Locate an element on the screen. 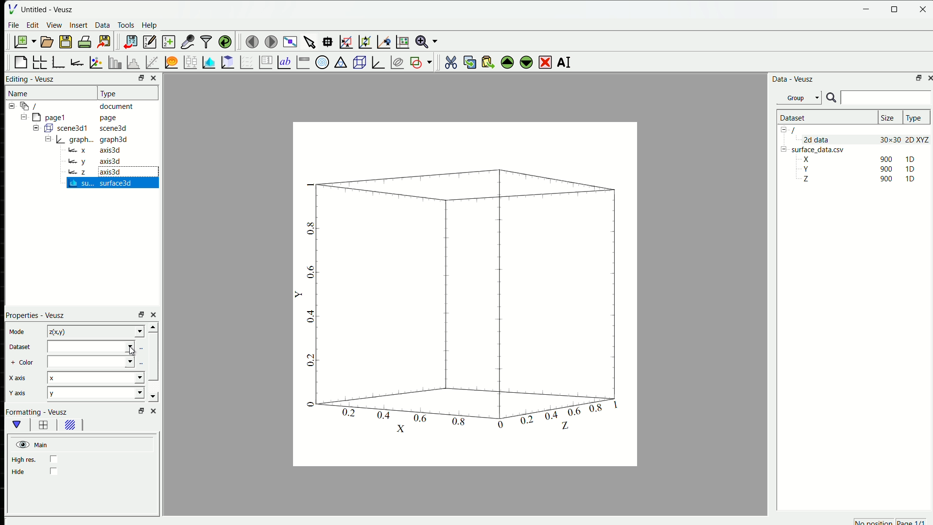 The width and height of the screenshot is (933, 525). move the selected widget down is located at coordinates (526, 62).